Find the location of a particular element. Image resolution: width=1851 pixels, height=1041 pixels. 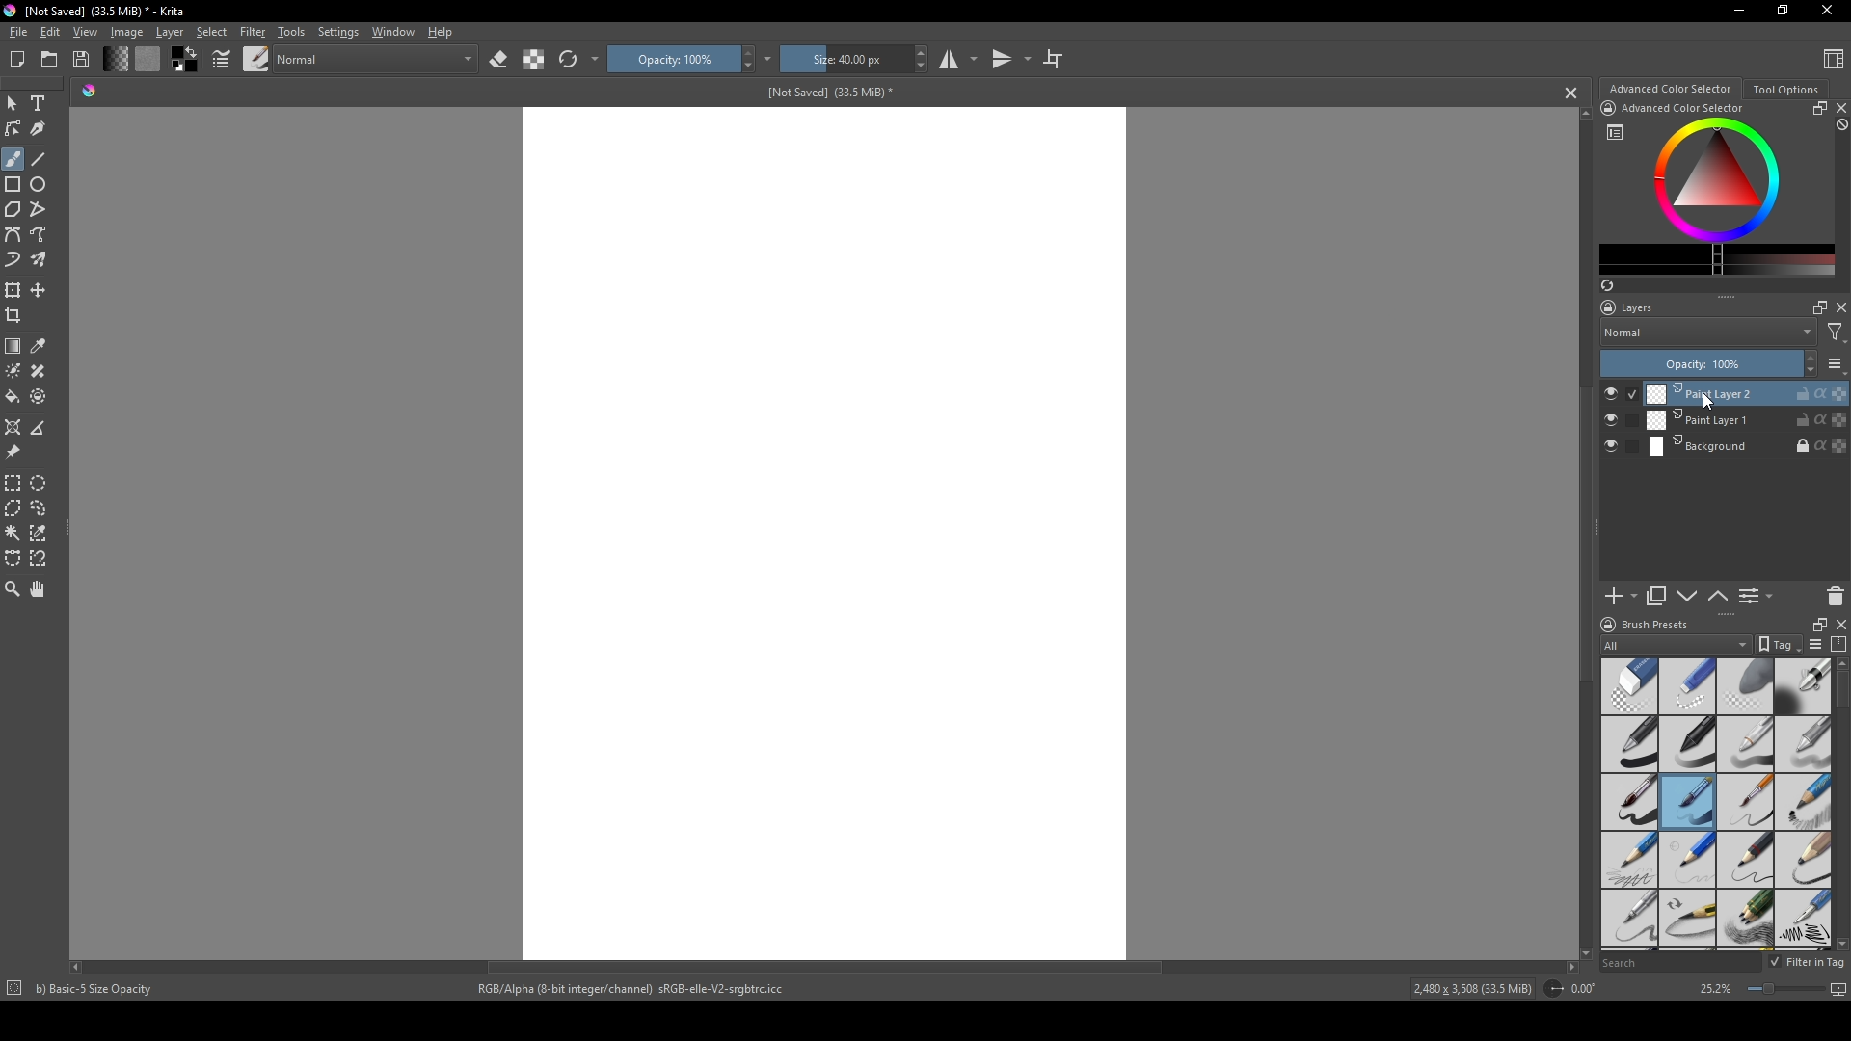

Opacity: 100% is located at coordinates (1697, 364).